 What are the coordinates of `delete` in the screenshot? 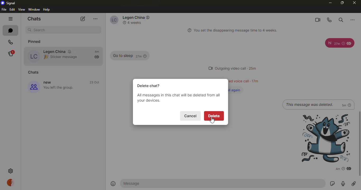 It's located at (214, 115).